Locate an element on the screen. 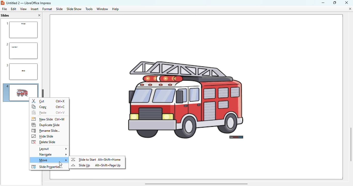 The width and height of the screenshot is (353, 186). shortcut for new slide is located at coordinates (60, 119).